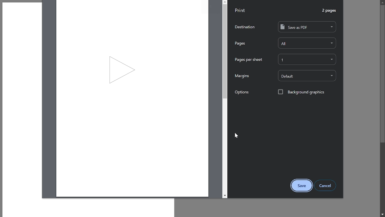  I want to click on Background graphics, so click(301, 92).